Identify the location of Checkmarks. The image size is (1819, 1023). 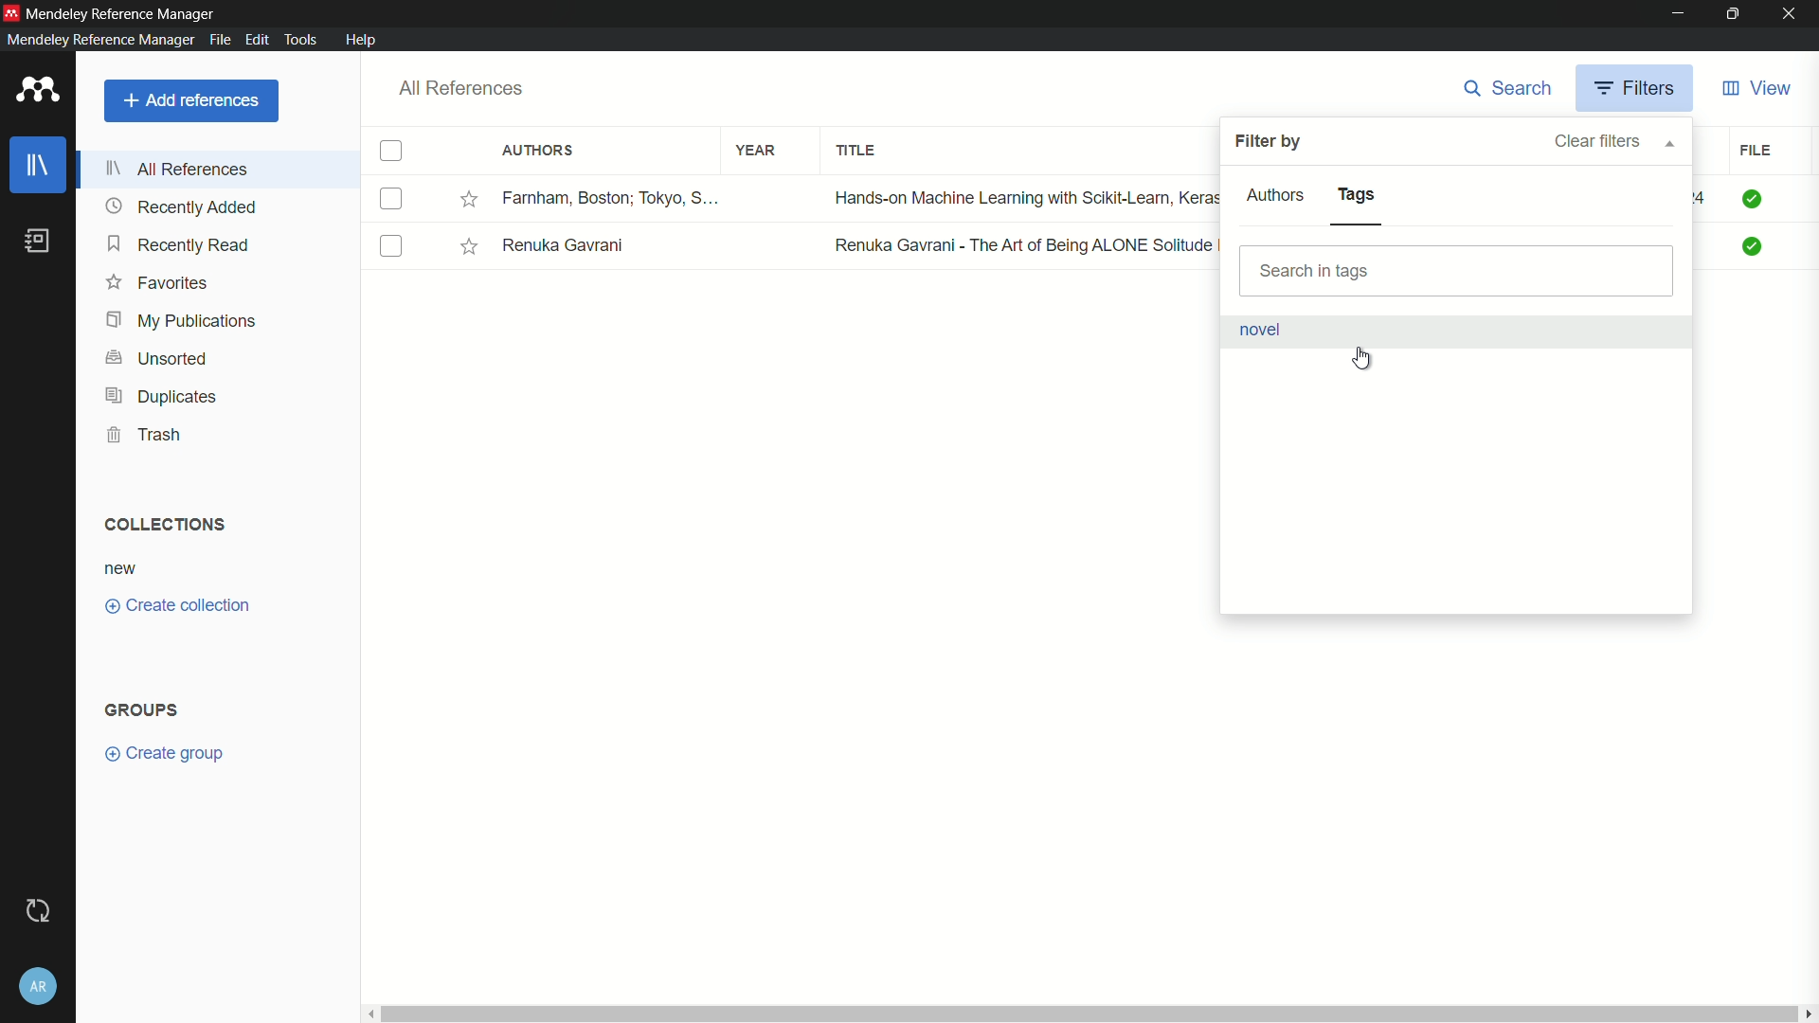
(1754, 246).